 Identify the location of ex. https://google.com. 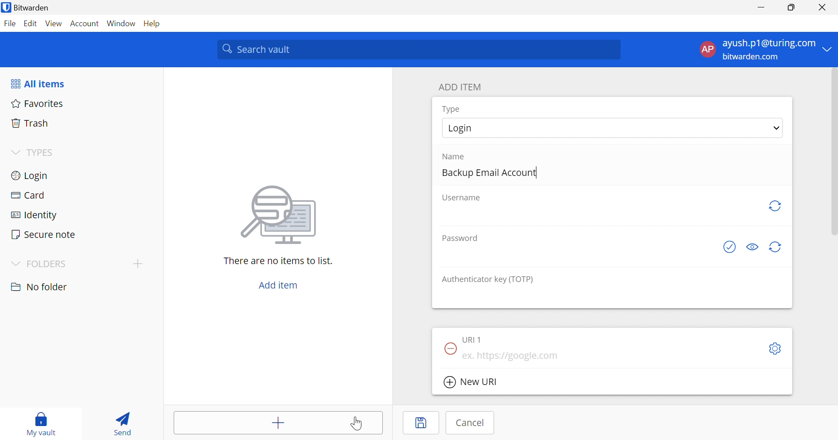
(510, 356).